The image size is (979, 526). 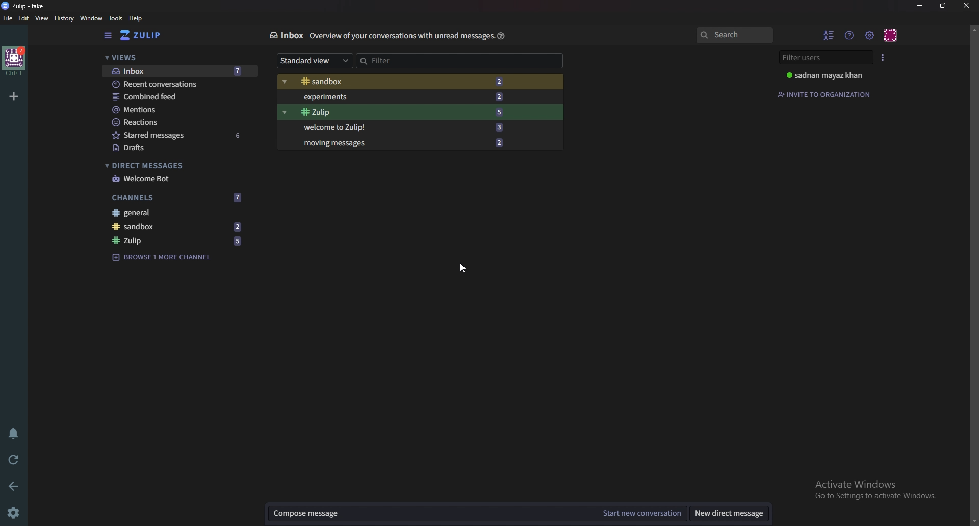 I want to click on hide User list, so click(x=829, y=35).